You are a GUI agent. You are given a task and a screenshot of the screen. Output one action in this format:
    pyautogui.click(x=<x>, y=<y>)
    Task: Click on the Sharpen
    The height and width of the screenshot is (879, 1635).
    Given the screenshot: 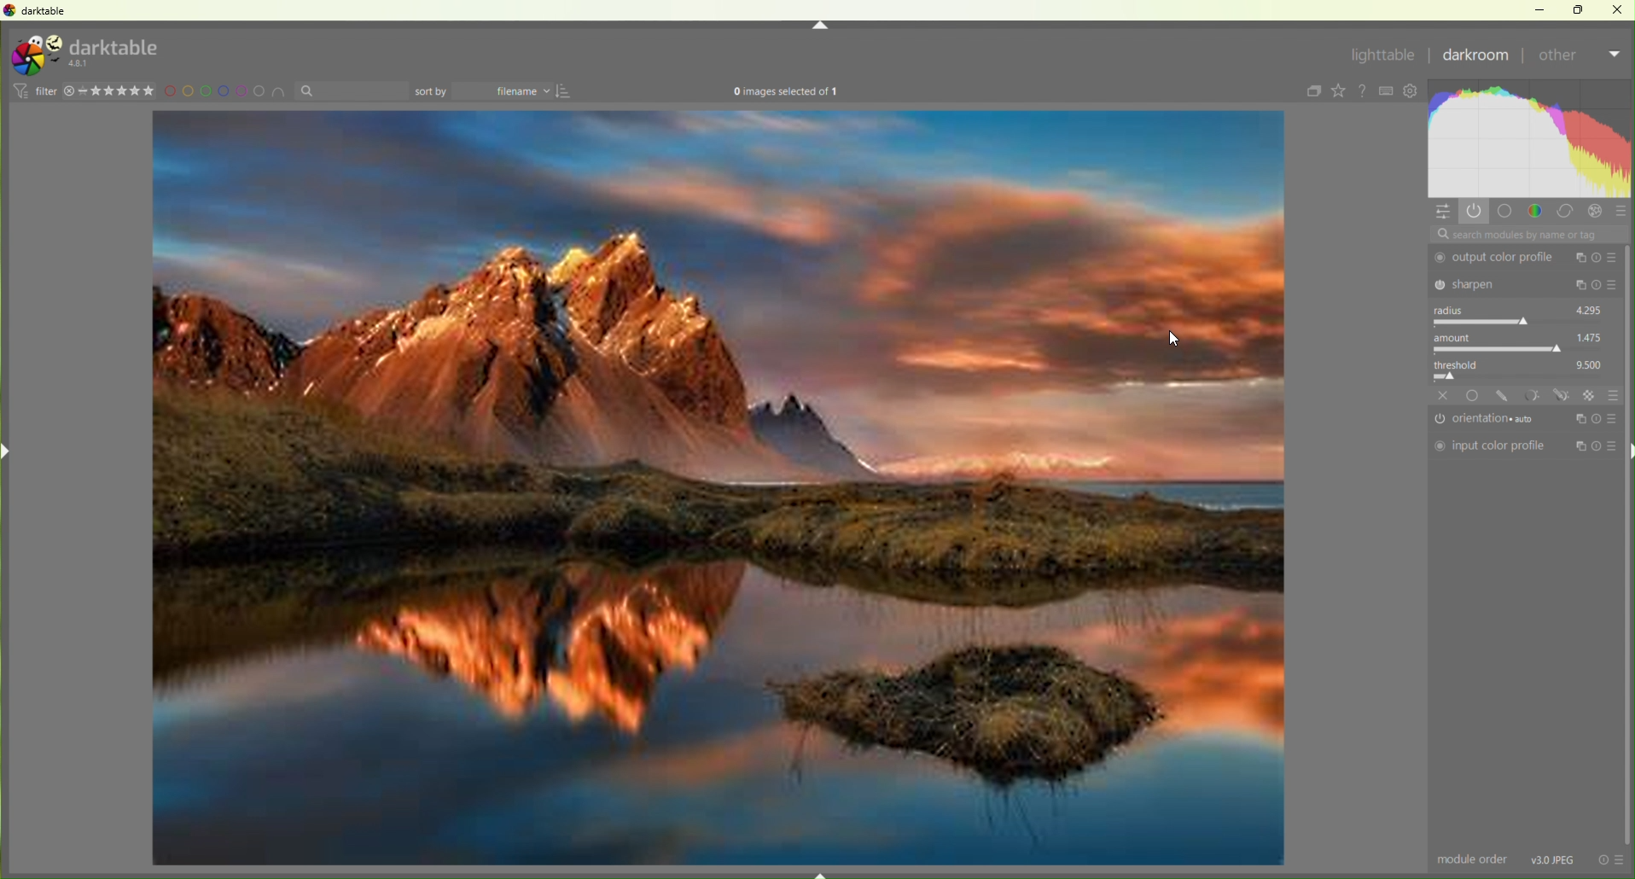 What is the action you would take?
    pyautogui.click(x=1498, y=283)
    